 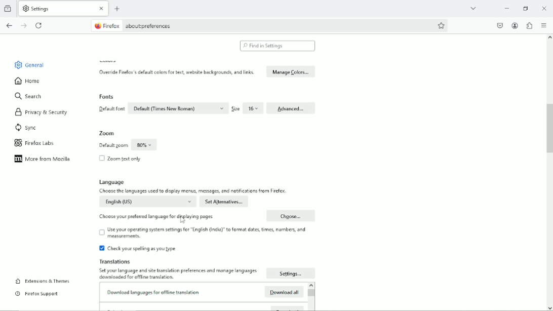 I want to click on Scroll Down, so click(x=549, y=308).